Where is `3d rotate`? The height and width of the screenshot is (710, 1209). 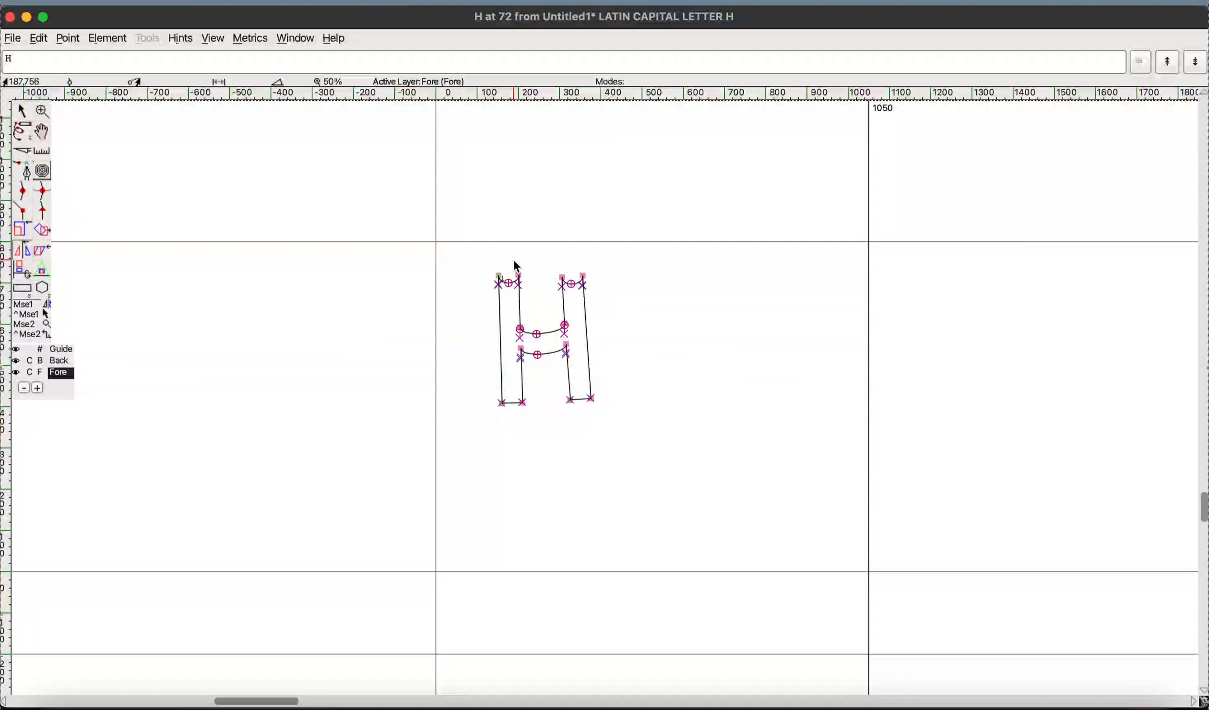
3d rotate is located at coordinates (22, 269).